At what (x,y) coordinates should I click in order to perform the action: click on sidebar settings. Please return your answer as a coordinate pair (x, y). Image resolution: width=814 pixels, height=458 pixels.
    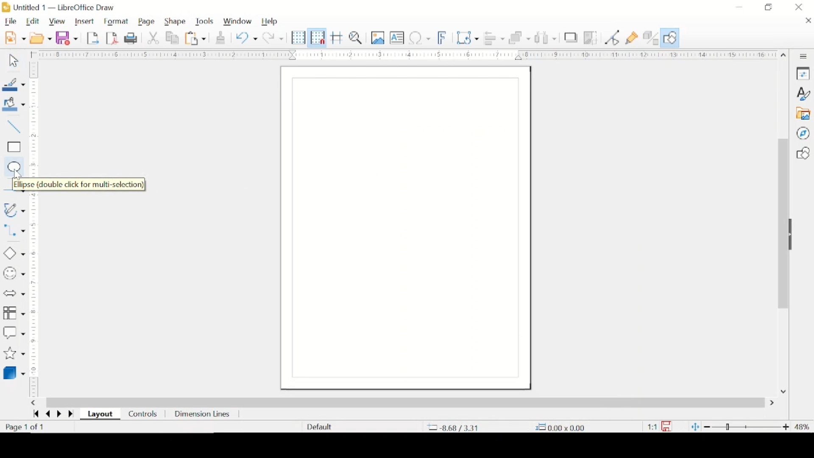
    Looking at the image, I should click on (804, 56).